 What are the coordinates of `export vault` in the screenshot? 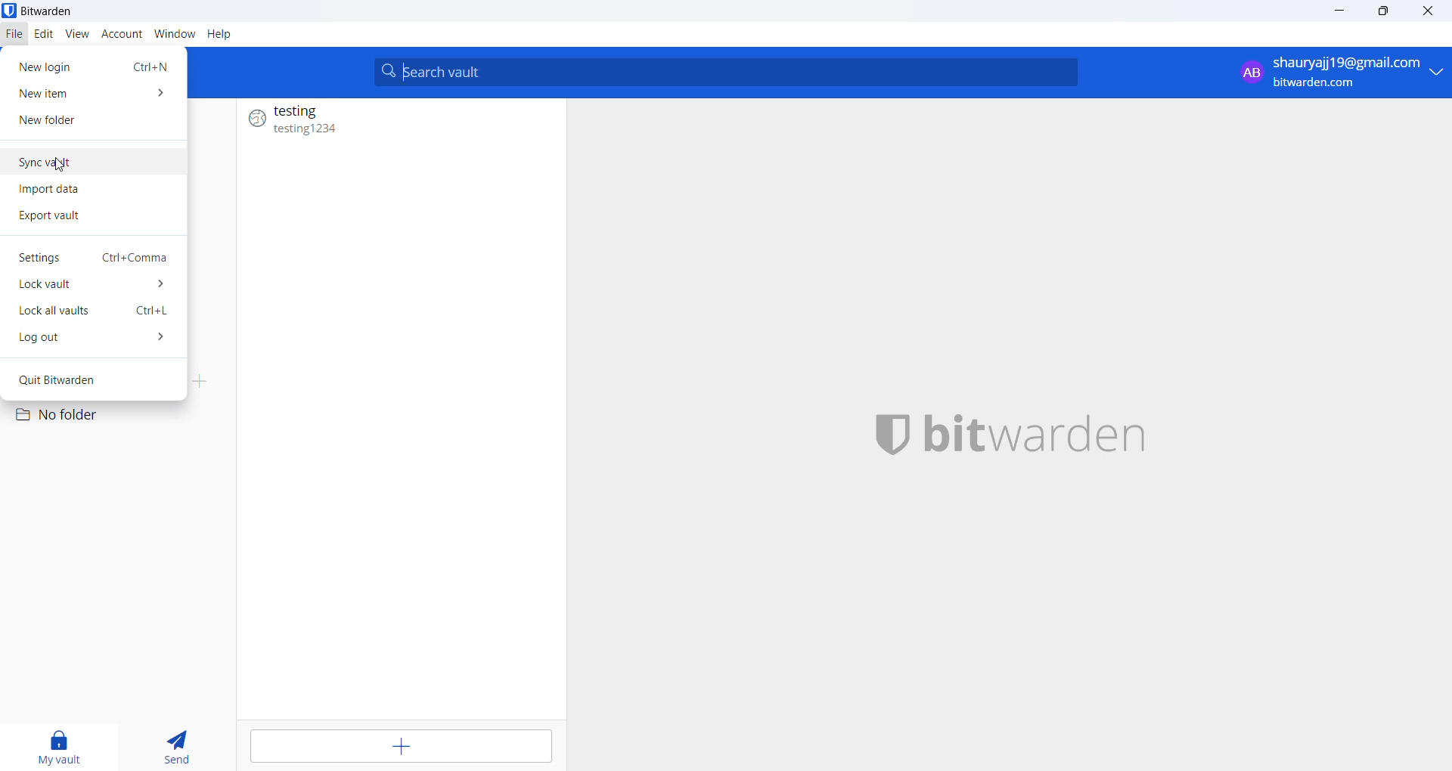 It's located at (98, 218).